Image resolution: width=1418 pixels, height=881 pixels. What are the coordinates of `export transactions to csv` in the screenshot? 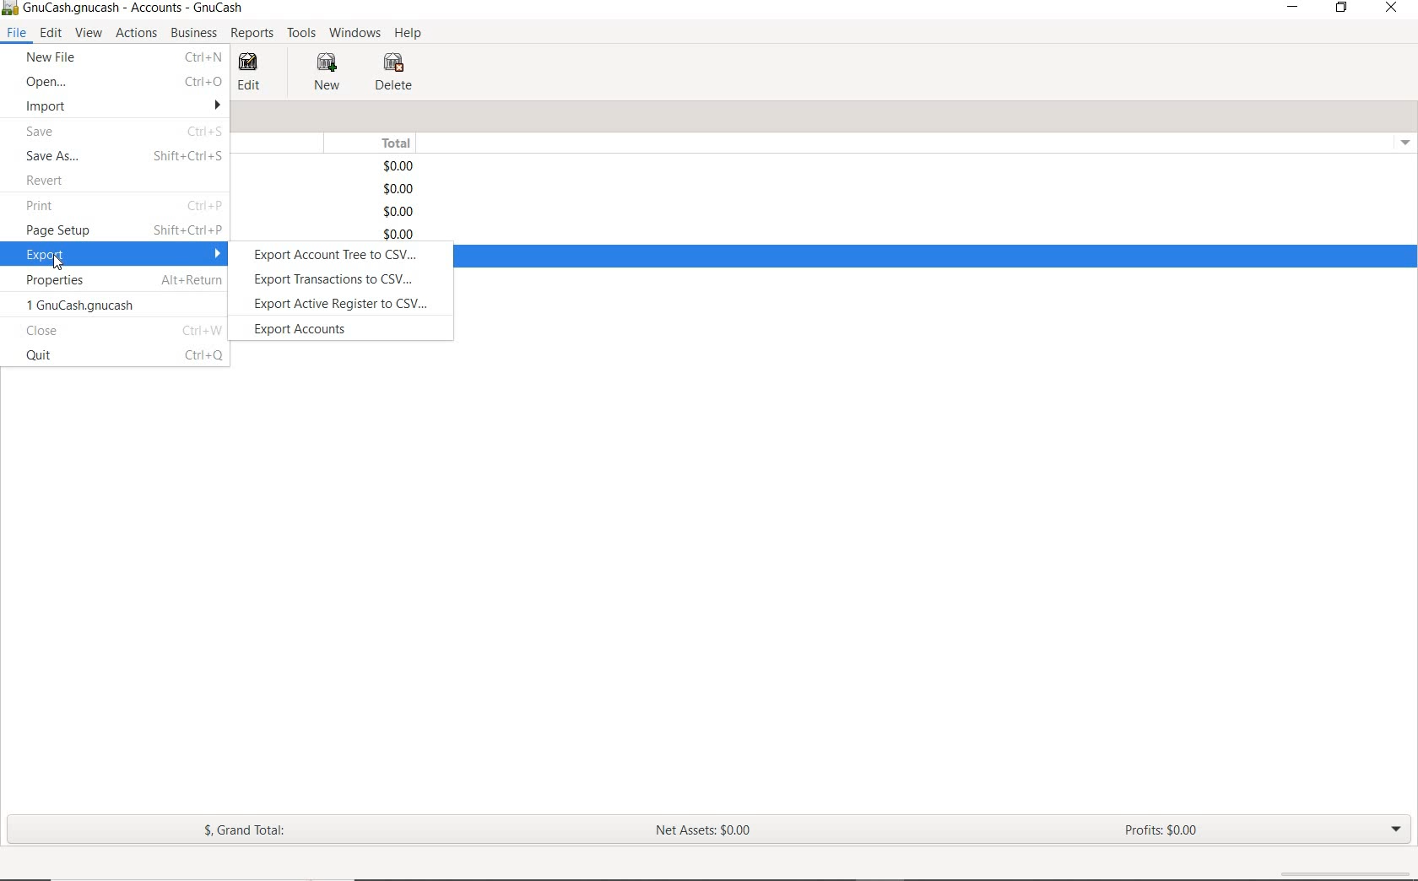 It's located at (348, 280).